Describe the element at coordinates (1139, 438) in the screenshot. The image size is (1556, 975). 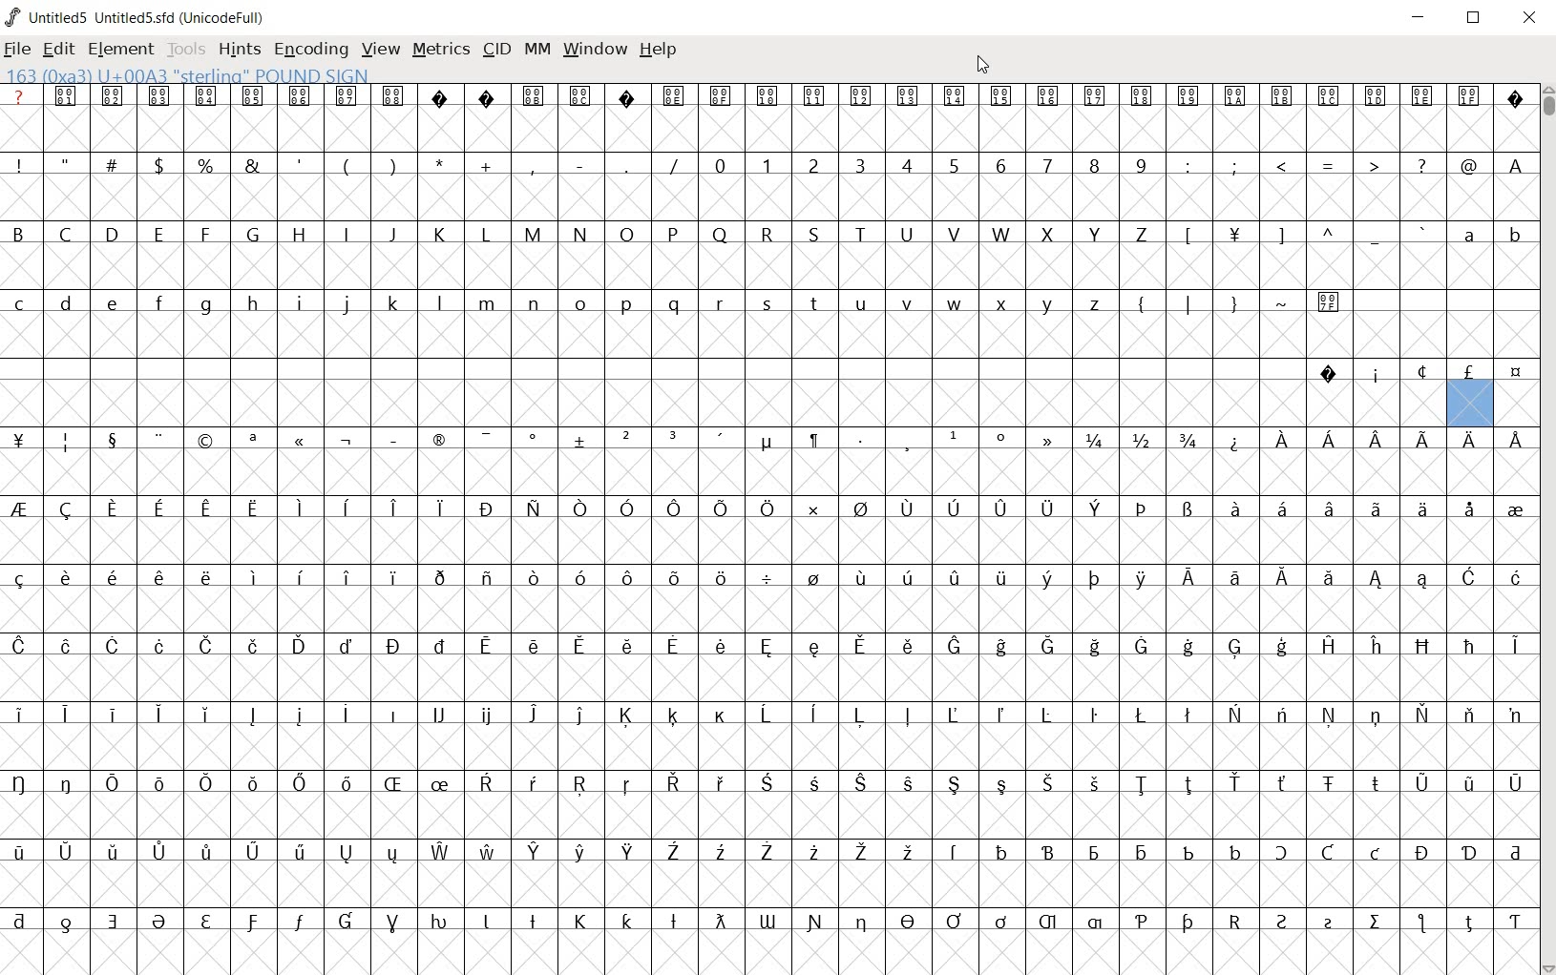
I see `1/2` at that location.